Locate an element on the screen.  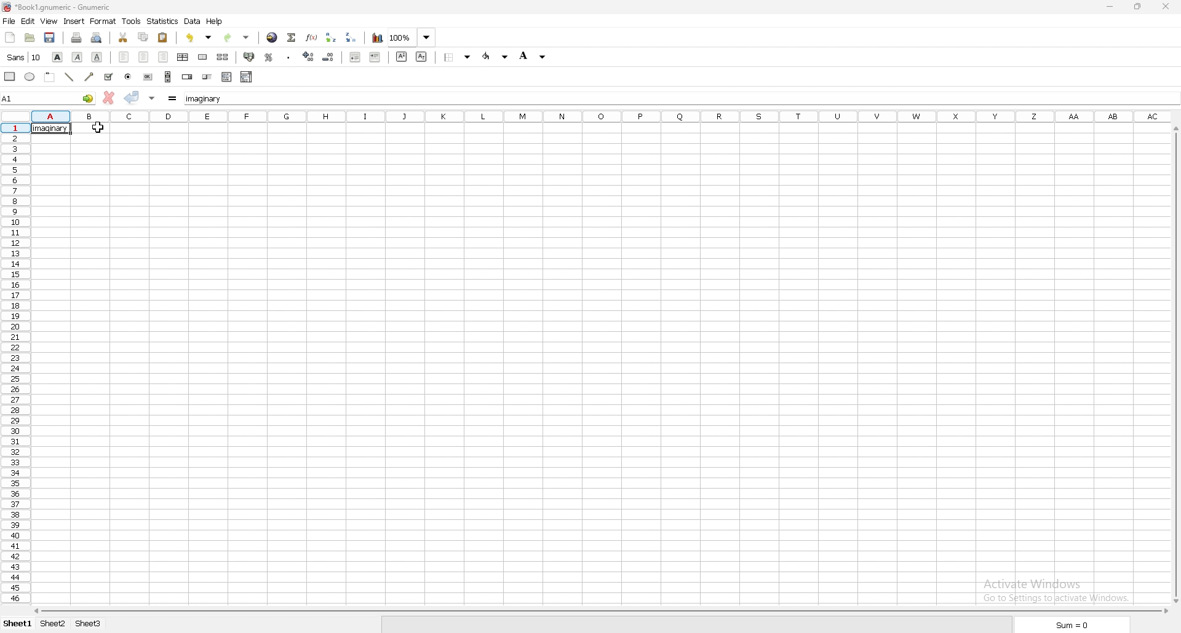
column is located at coordinates (602, 116).